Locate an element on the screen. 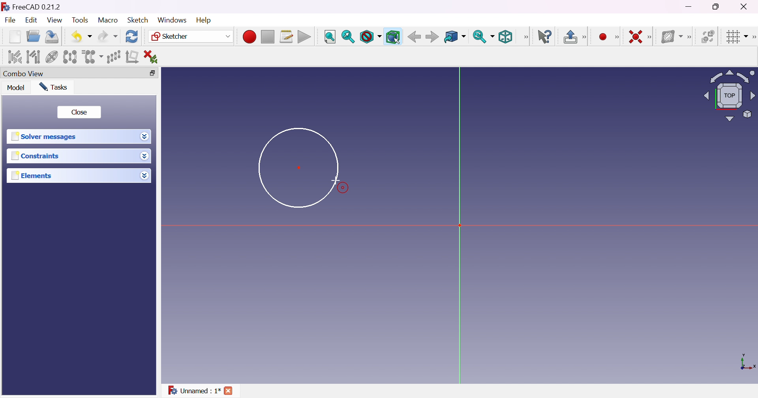 The height and width of the screenshot is (398, 758). [Sketcher edit tools] is located at coordinates (753, 36).